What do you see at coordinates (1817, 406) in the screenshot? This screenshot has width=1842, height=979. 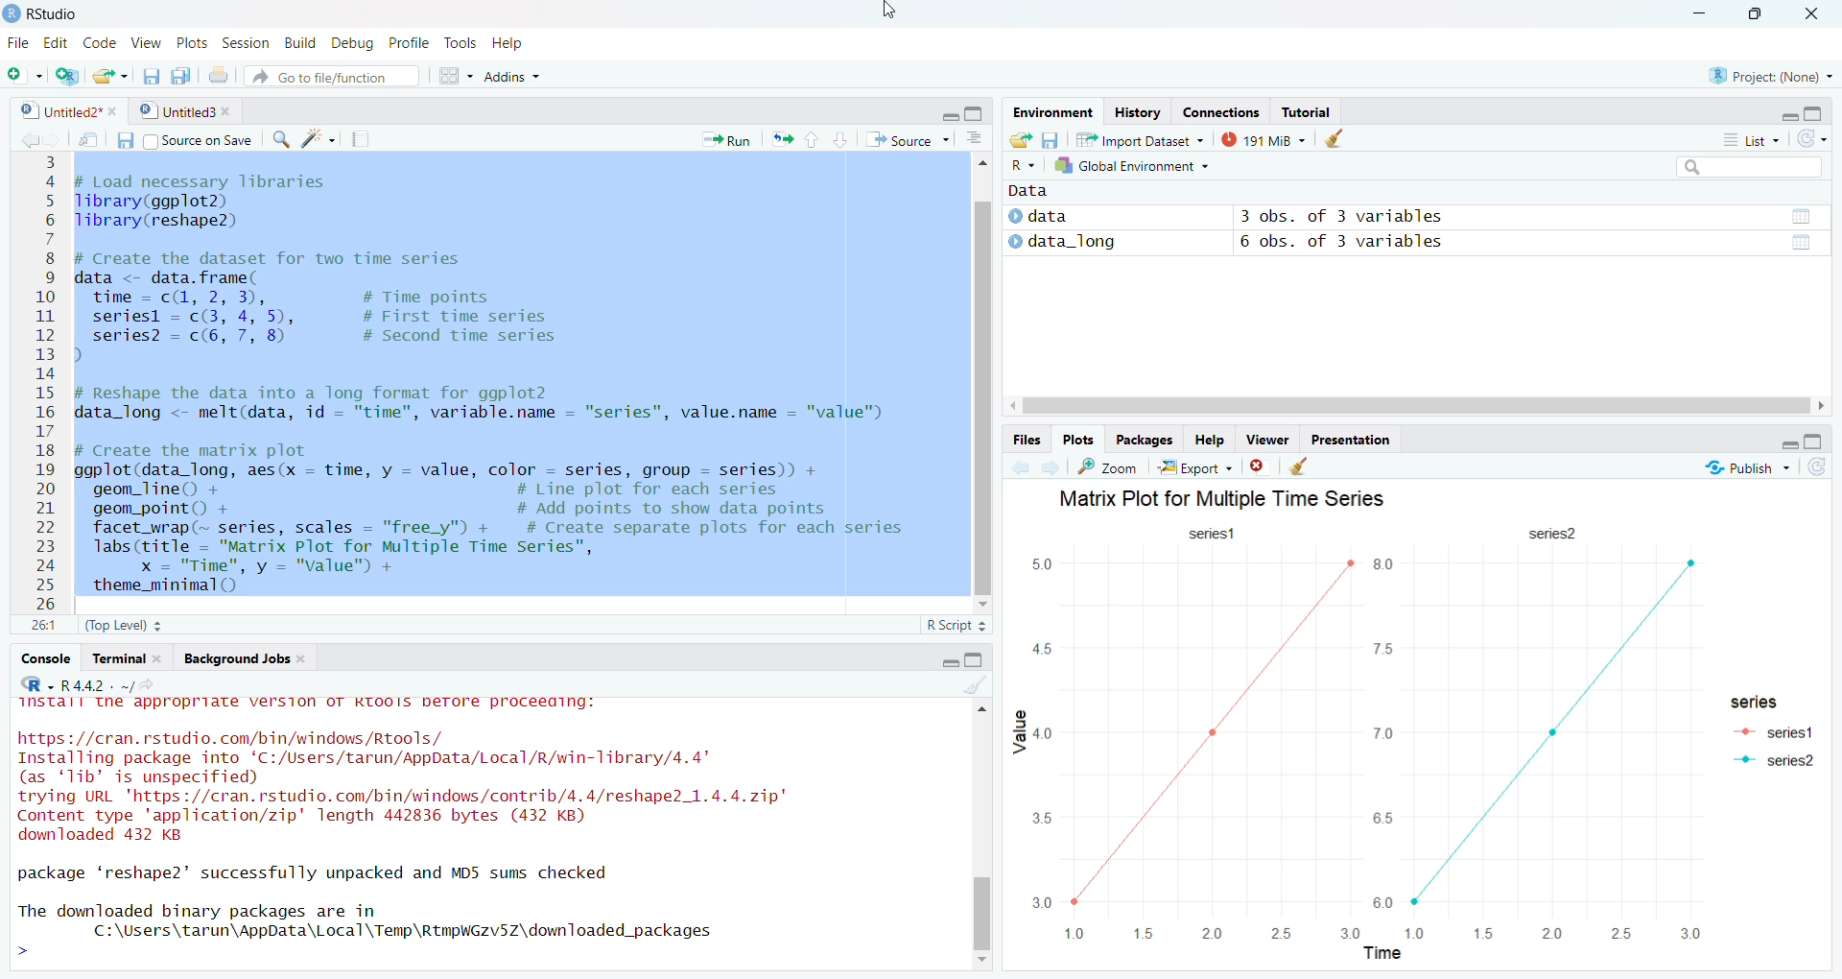 I see `Scroll left` at bounding box center [1817, 406].